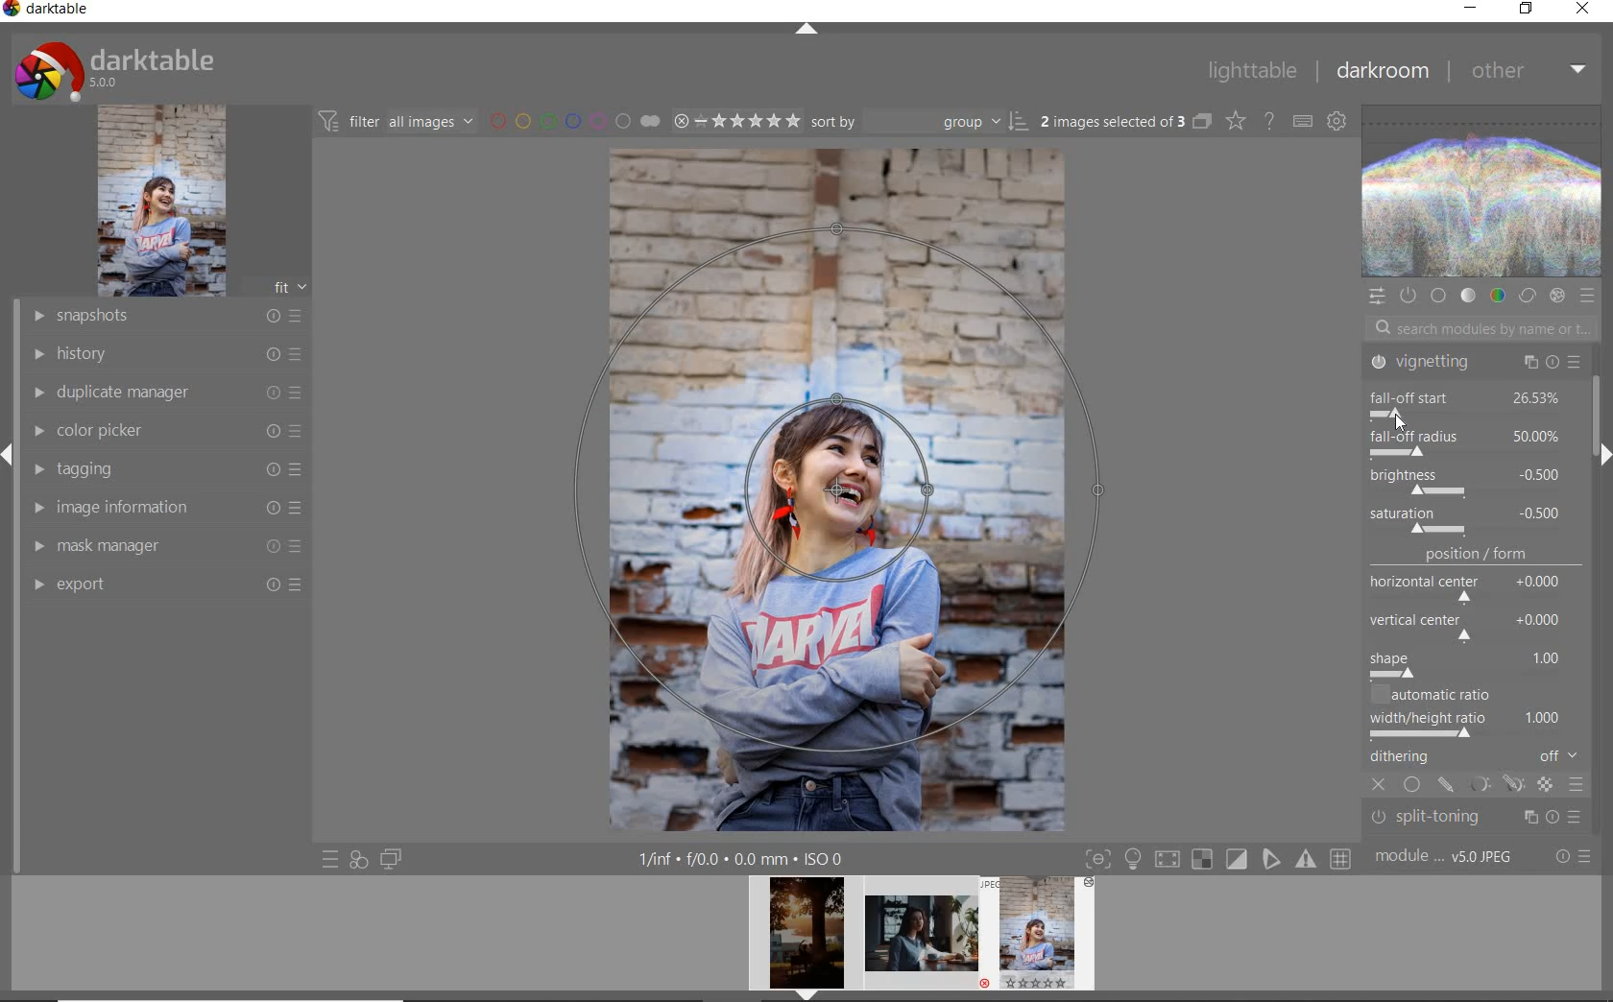 This screenshot has height=1002, width=1613. Describe the element at coordinates (1413, 786) in the screenshot. I see `uniformly` at that location.